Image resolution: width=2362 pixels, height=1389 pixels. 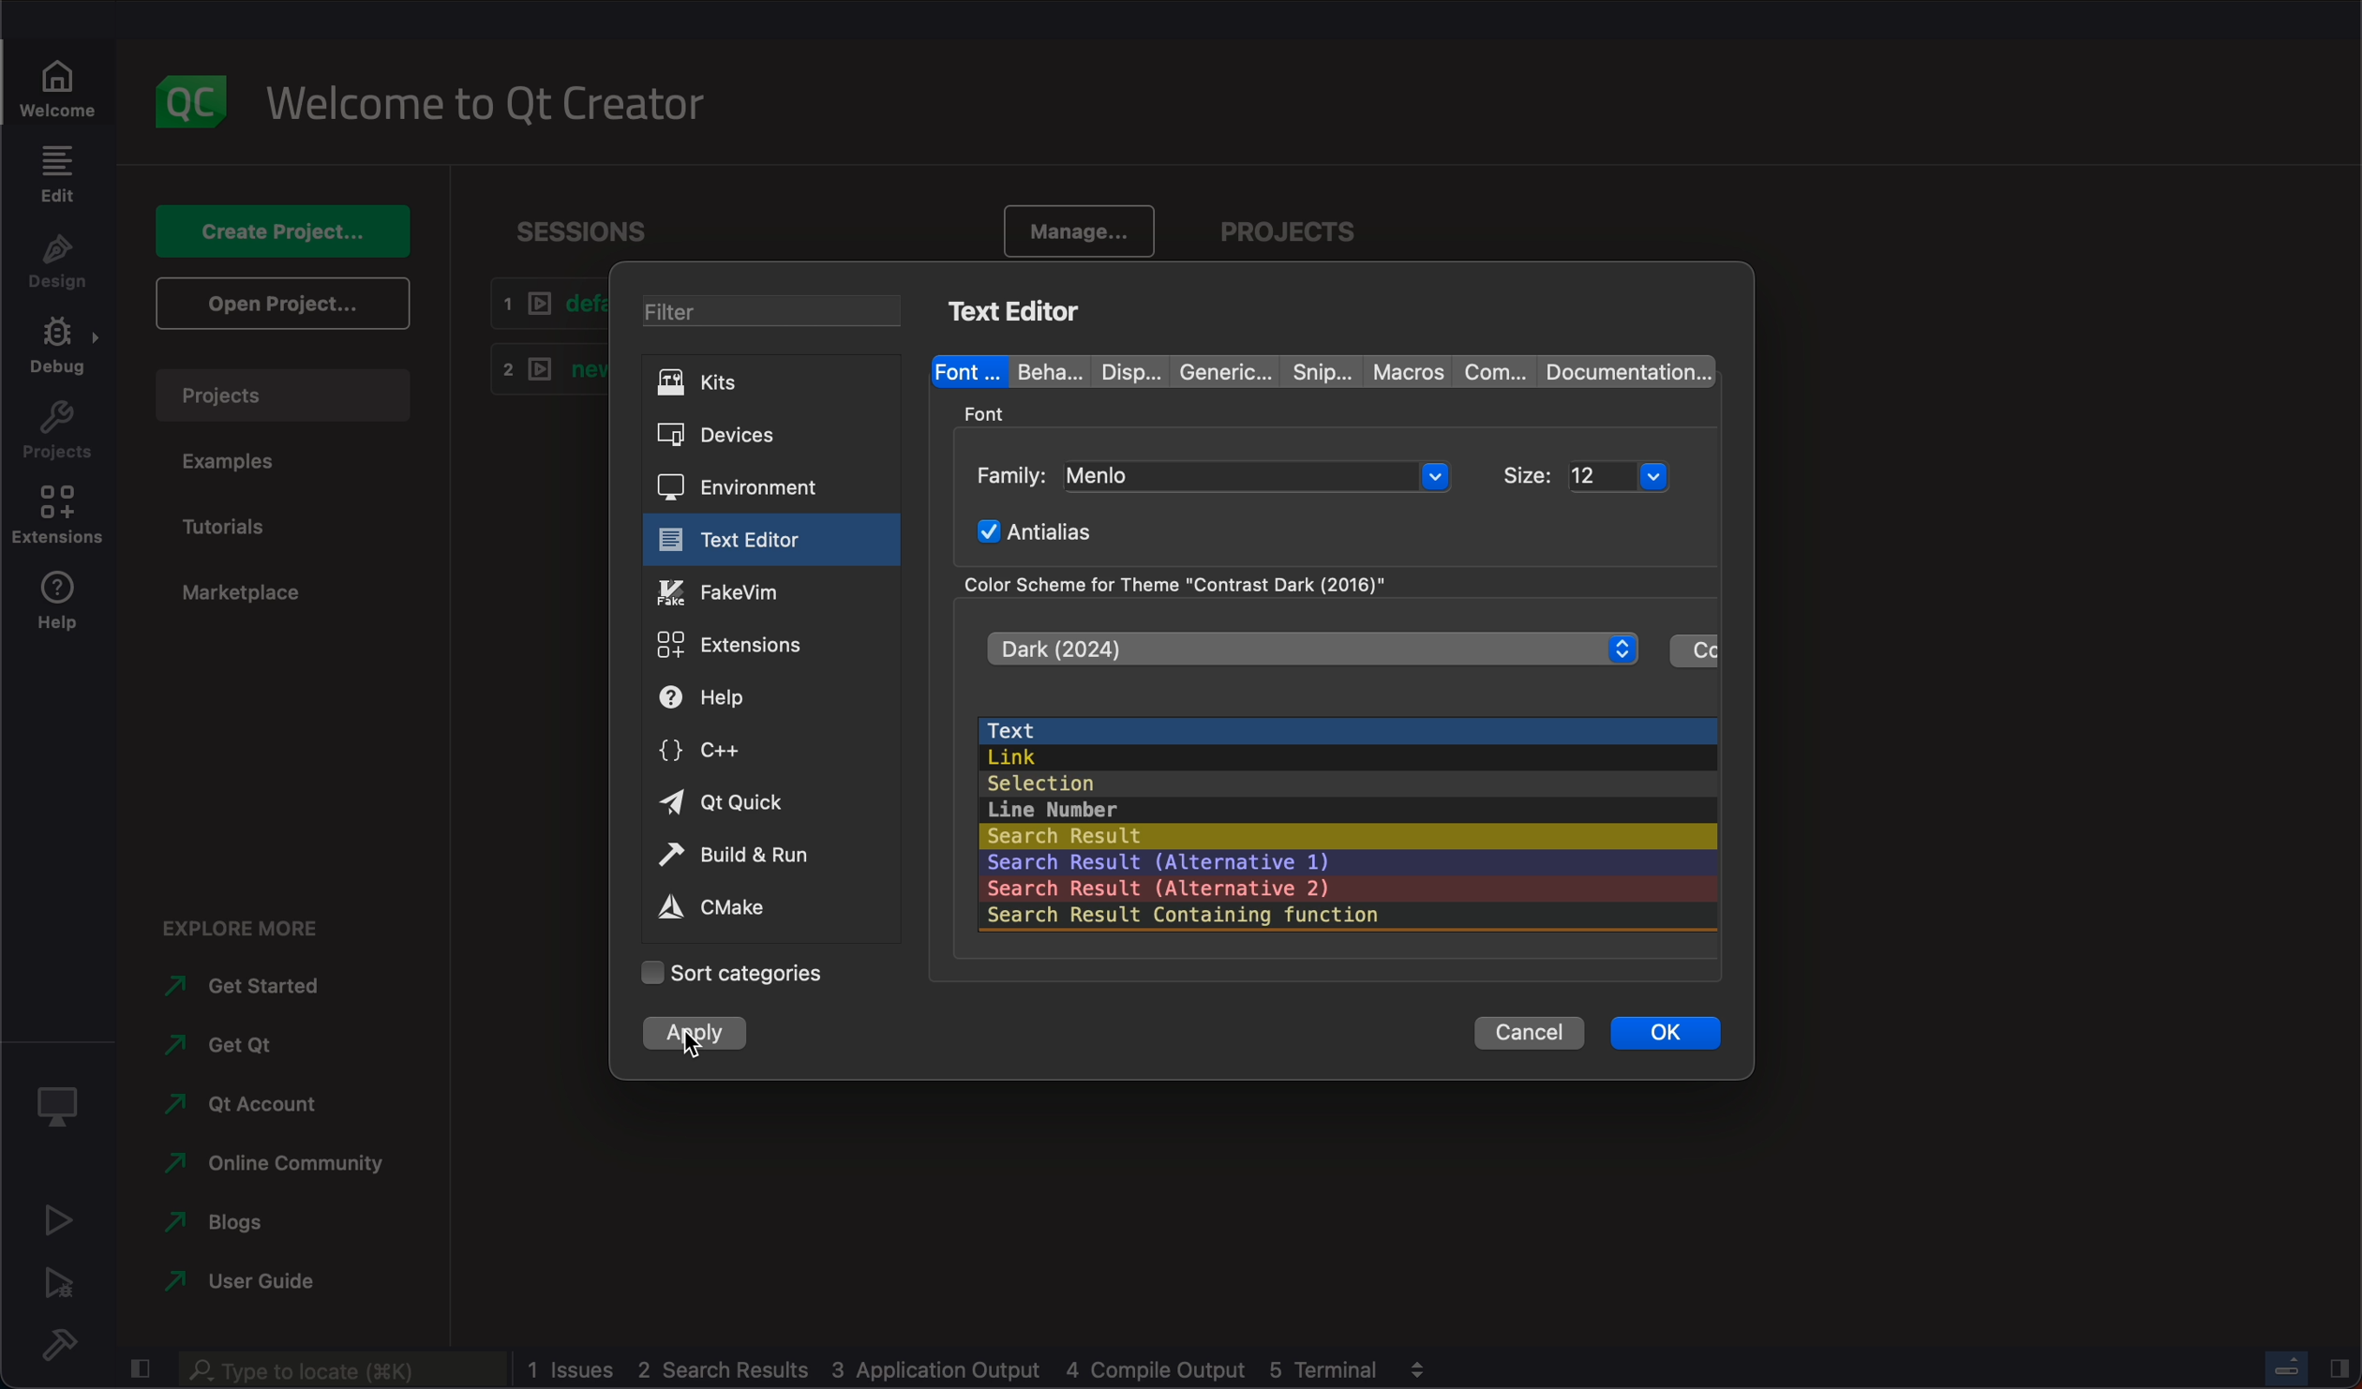 I want to click on marketplace, so click(x=241, y=595).